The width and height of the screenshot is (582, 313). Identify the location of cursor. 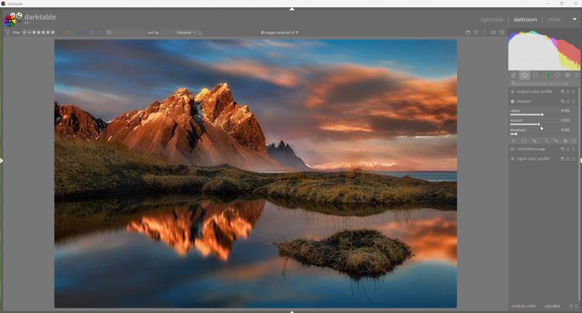
(542, 129).